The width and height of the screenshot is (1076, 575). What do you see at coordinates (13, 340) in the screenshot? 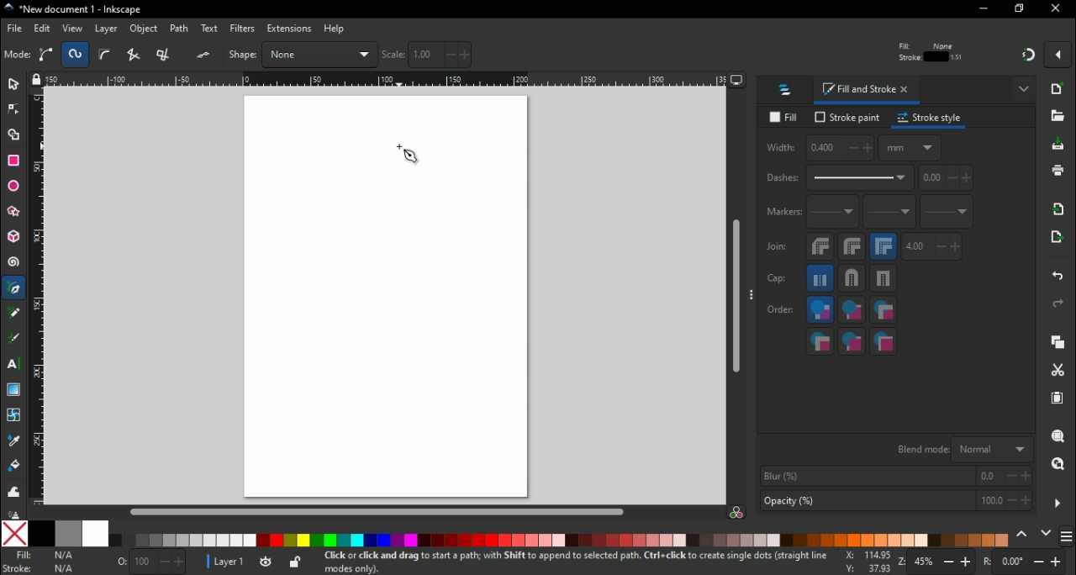
I see `calligraphy tool` at bounding box center [13, 340].